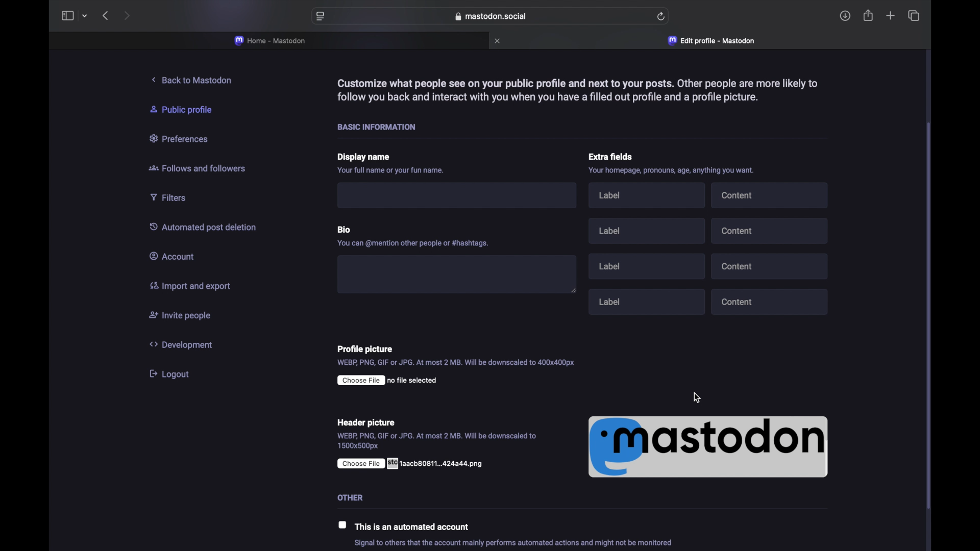 The width and height of the screenshot is (980, 551). Describe the element at coordinates (890, 17) in the screenshot. I see `new tab` at that location.